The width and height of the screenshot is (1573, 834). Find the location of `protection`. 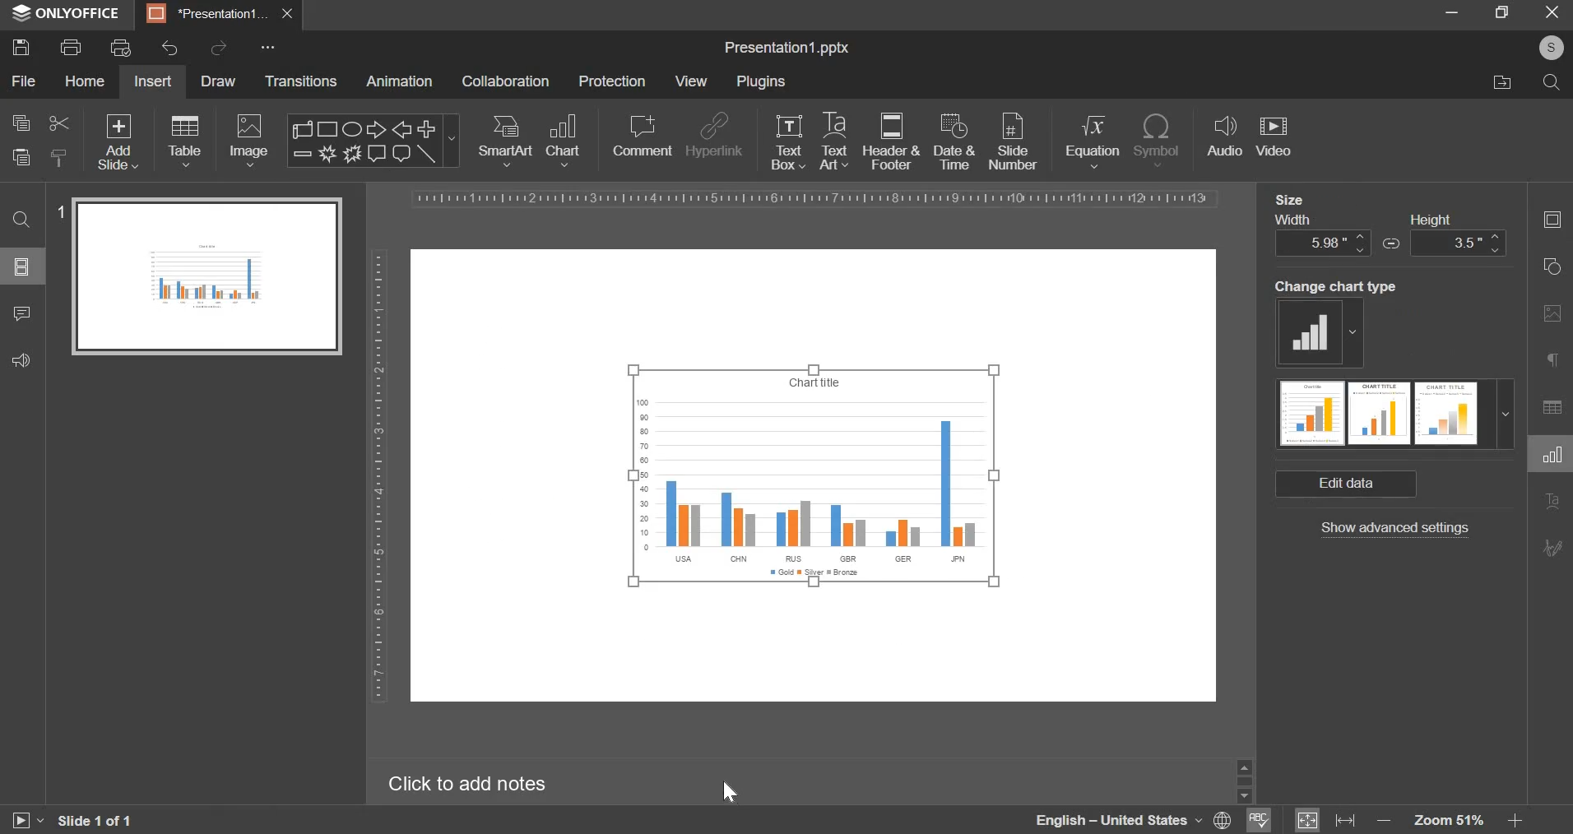

protection is located at coordinates (616, 81).